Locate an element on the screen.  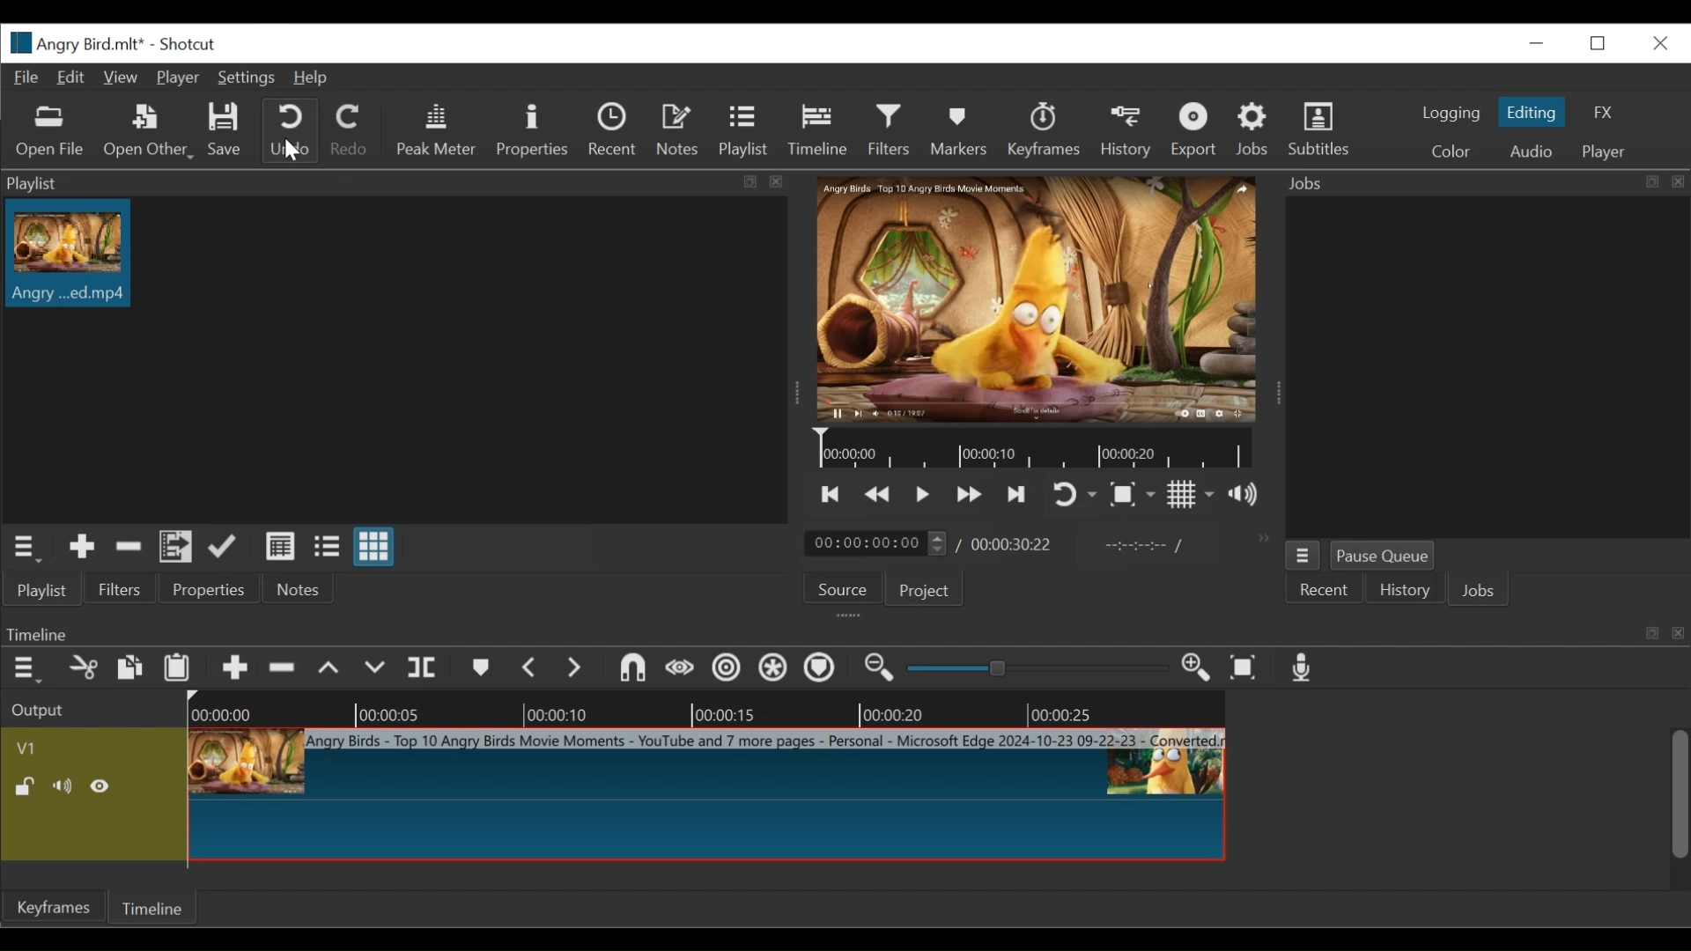
Jobs menu is located at coordinates (1303, 555).